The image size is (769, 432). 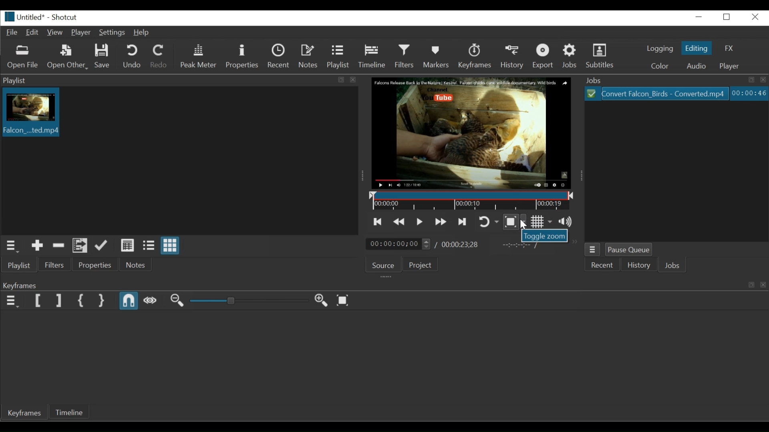 I want to click on Keyframe Panel, so click(x=384, y=285).